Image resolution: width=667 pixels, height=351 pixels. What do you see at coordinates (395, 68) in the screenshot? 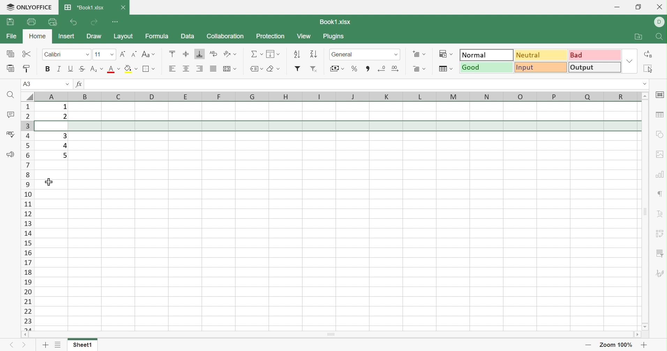
I see `Increment cells` at bounding box center [395, 68].